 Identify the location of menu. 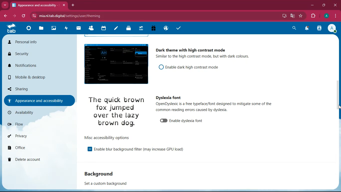
(334, 16).